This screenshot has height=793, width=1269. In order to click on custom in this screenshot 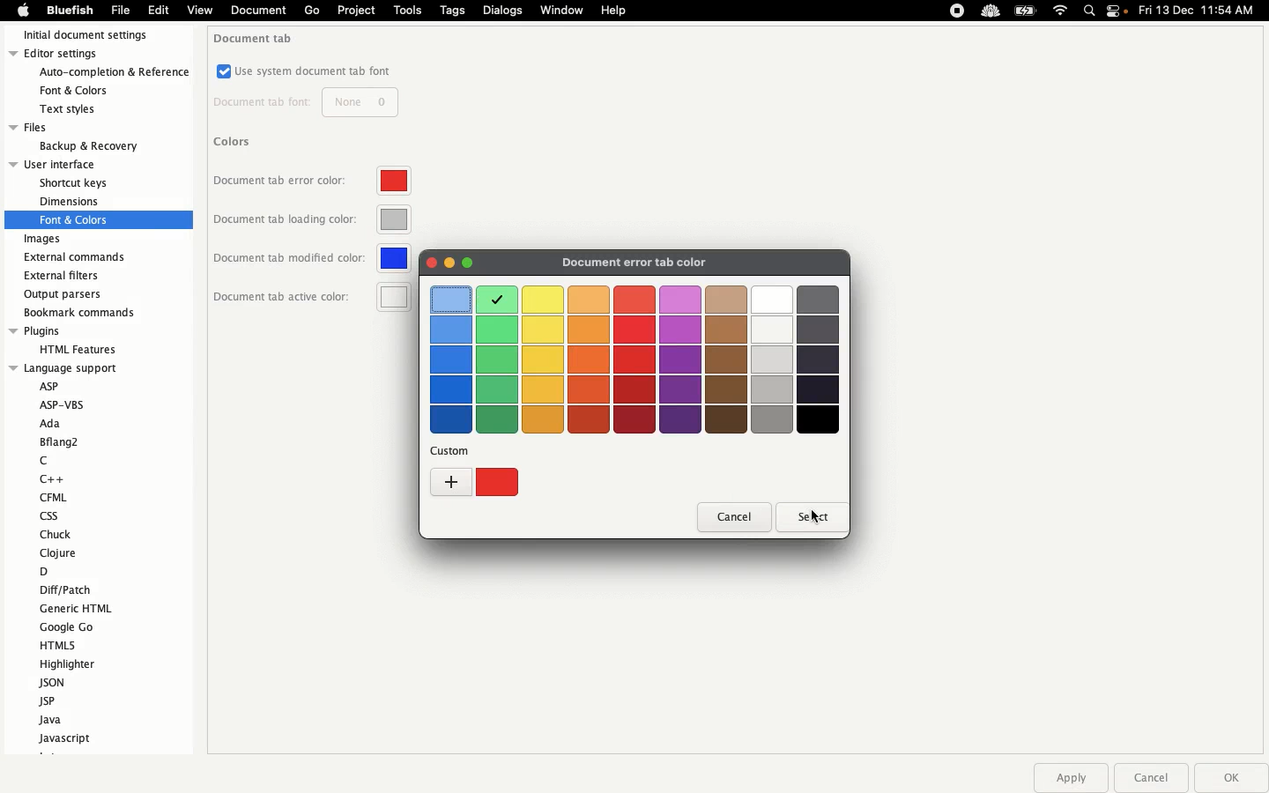, I will do `click(456, 452)`.